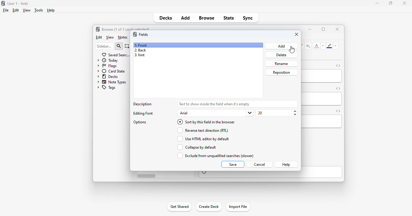 This screenshot has width=412, height=216. What do you see at coordinates (338, 111) in the screenshot?
I see `toggle HTML editor` at bounding box center [338, 111].